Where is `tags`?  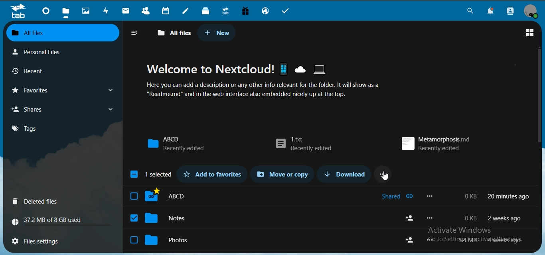 tags is located at coordinates (34, 128).